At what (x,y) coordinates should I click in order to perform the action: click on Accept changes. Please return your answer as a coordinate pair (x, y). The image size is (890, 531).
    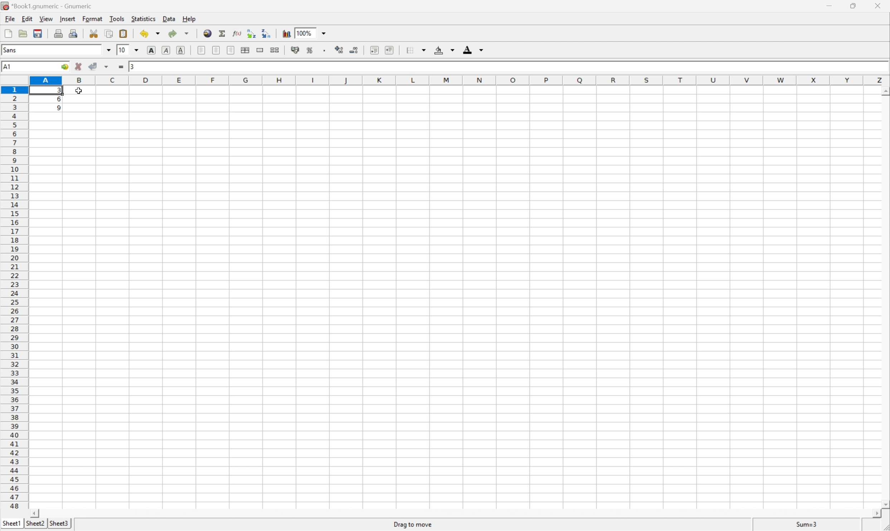
    Looking at the image, I should click on (93, 66).